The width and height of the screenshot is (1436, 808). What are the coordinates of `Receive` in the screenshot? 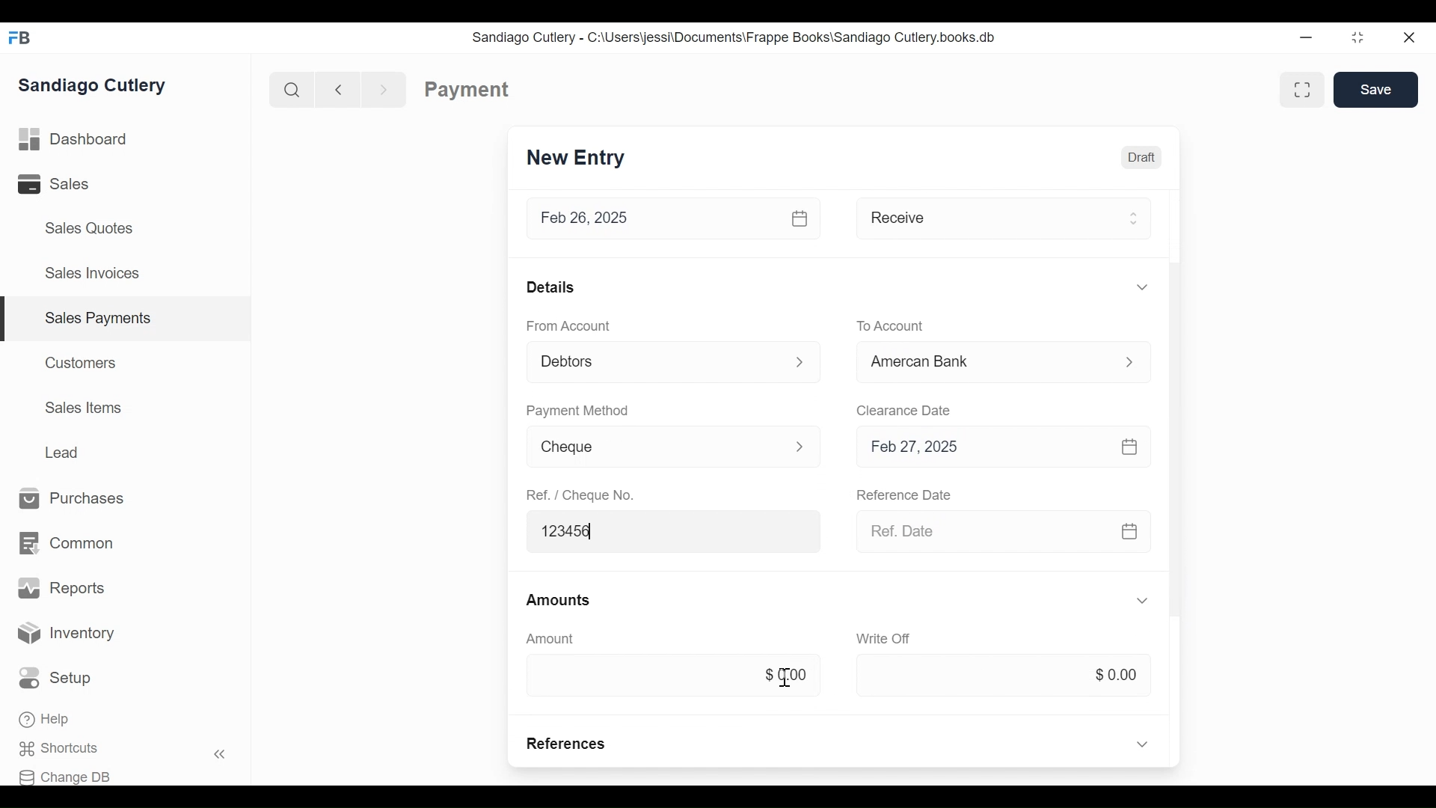 It's located at (981, 217).